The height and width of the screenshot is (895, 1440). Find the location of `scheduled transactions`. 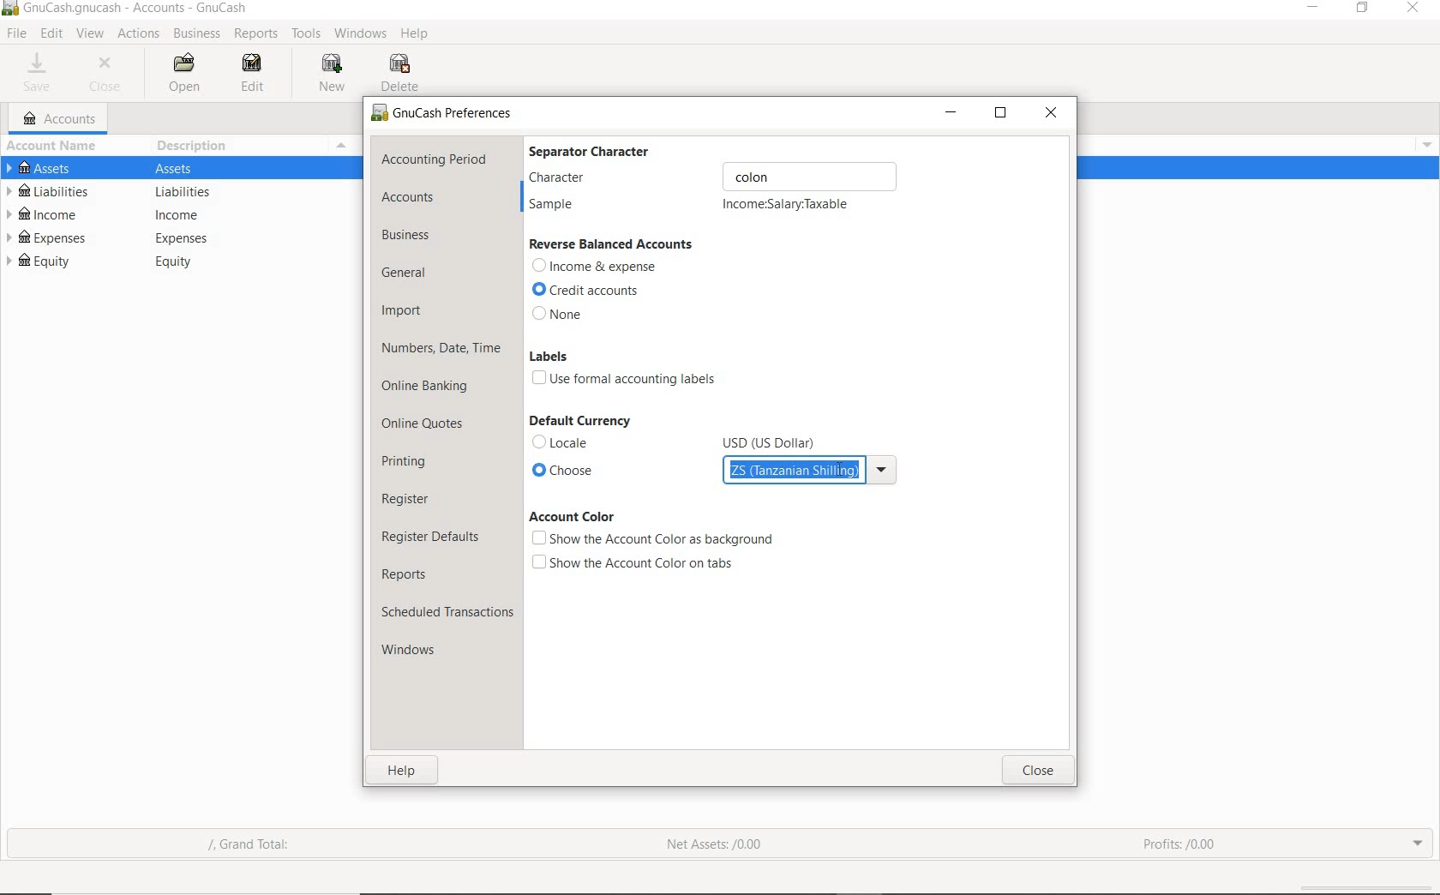

scheduled transactions is located at coordinates (447, 612).